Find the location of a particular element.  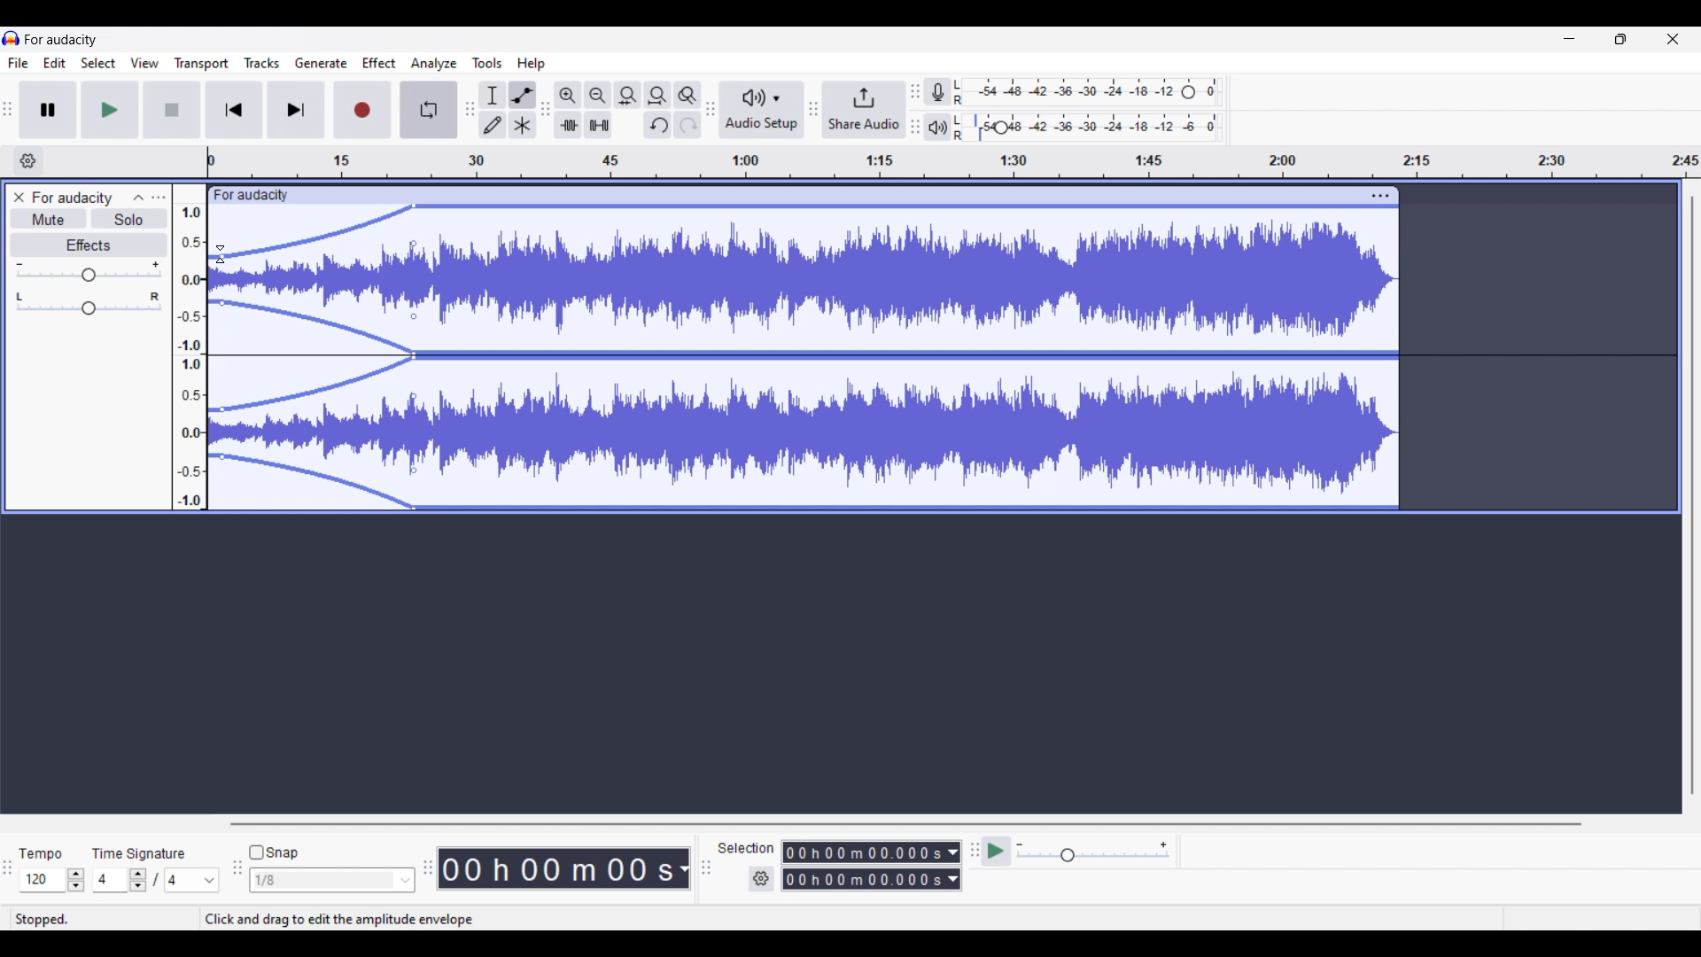

Track highlighted due to Envelop tool is located at coordinates (804, 357).